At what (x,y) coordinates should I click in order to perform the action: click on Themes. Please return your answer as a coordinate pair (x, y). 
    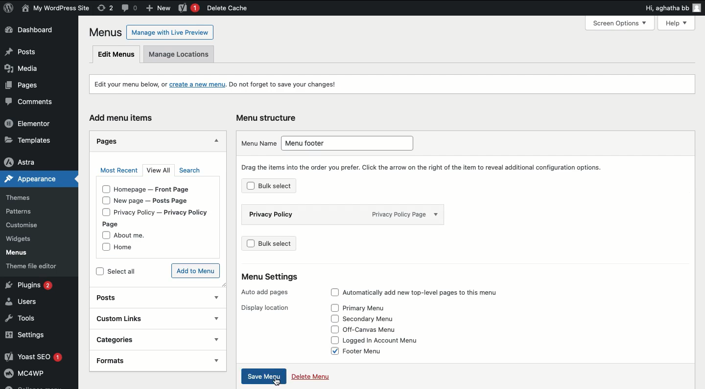
    Looking at the image, I should click on (24, 196).